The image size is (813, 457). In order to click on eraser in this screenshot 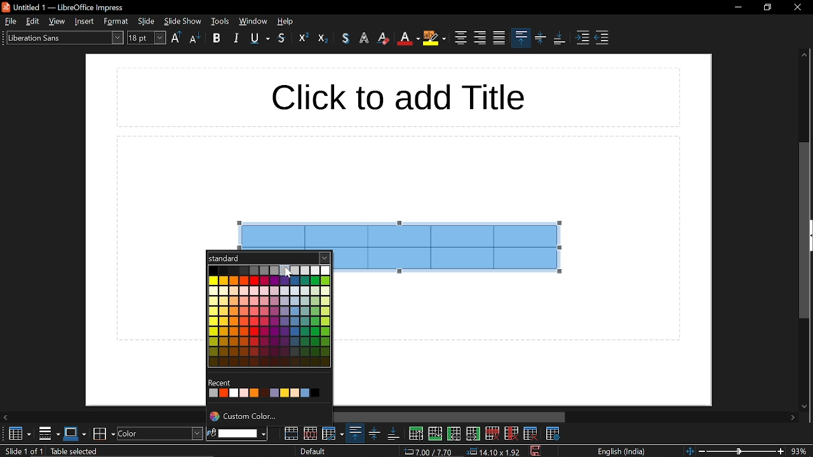, I will do `click(384, 39)`.